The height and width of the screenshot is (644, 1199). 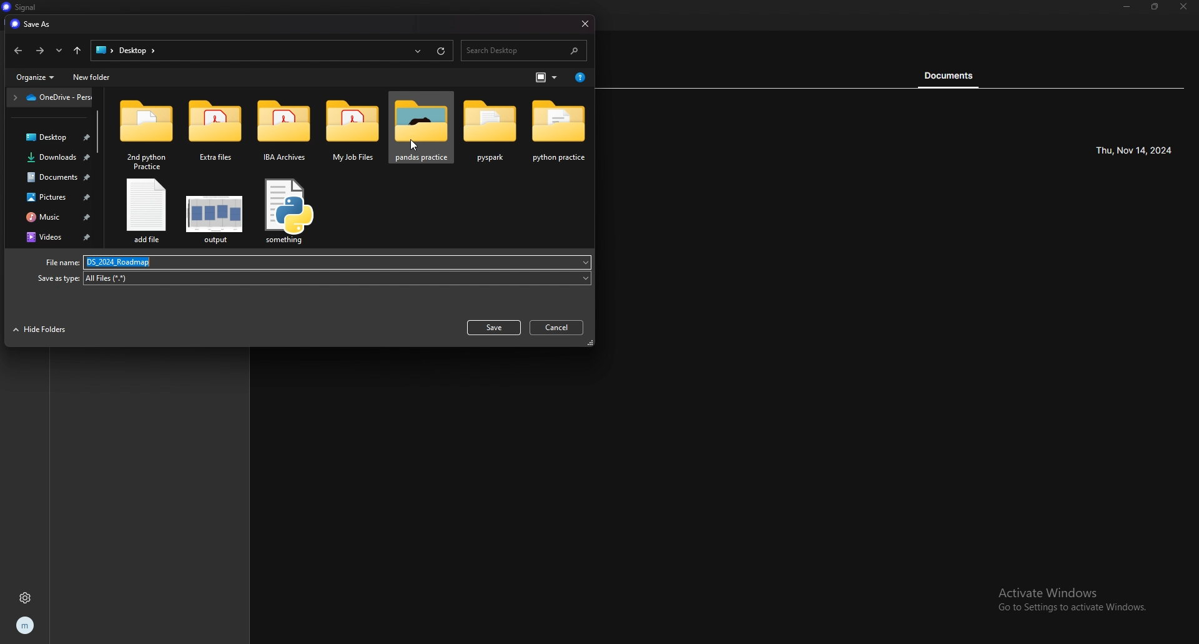 What do you see at coordinates (583, 24) in the screenshot?
I see `close` at bounding box center [583, 24].